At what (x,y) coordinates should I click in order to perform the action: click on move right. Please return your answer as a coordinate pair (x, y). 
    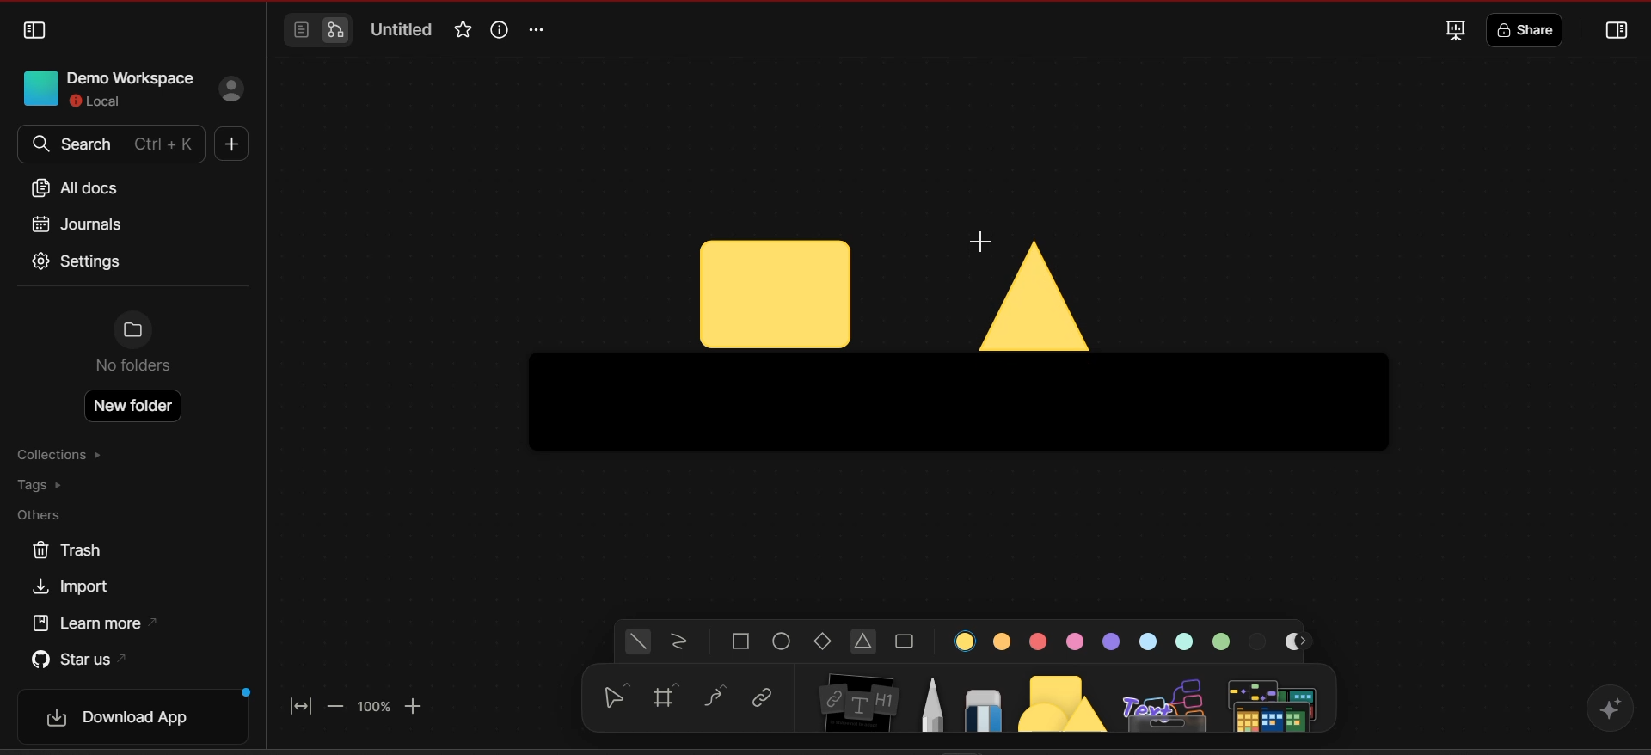
    Looking at the image, I should click on (1306, 641).